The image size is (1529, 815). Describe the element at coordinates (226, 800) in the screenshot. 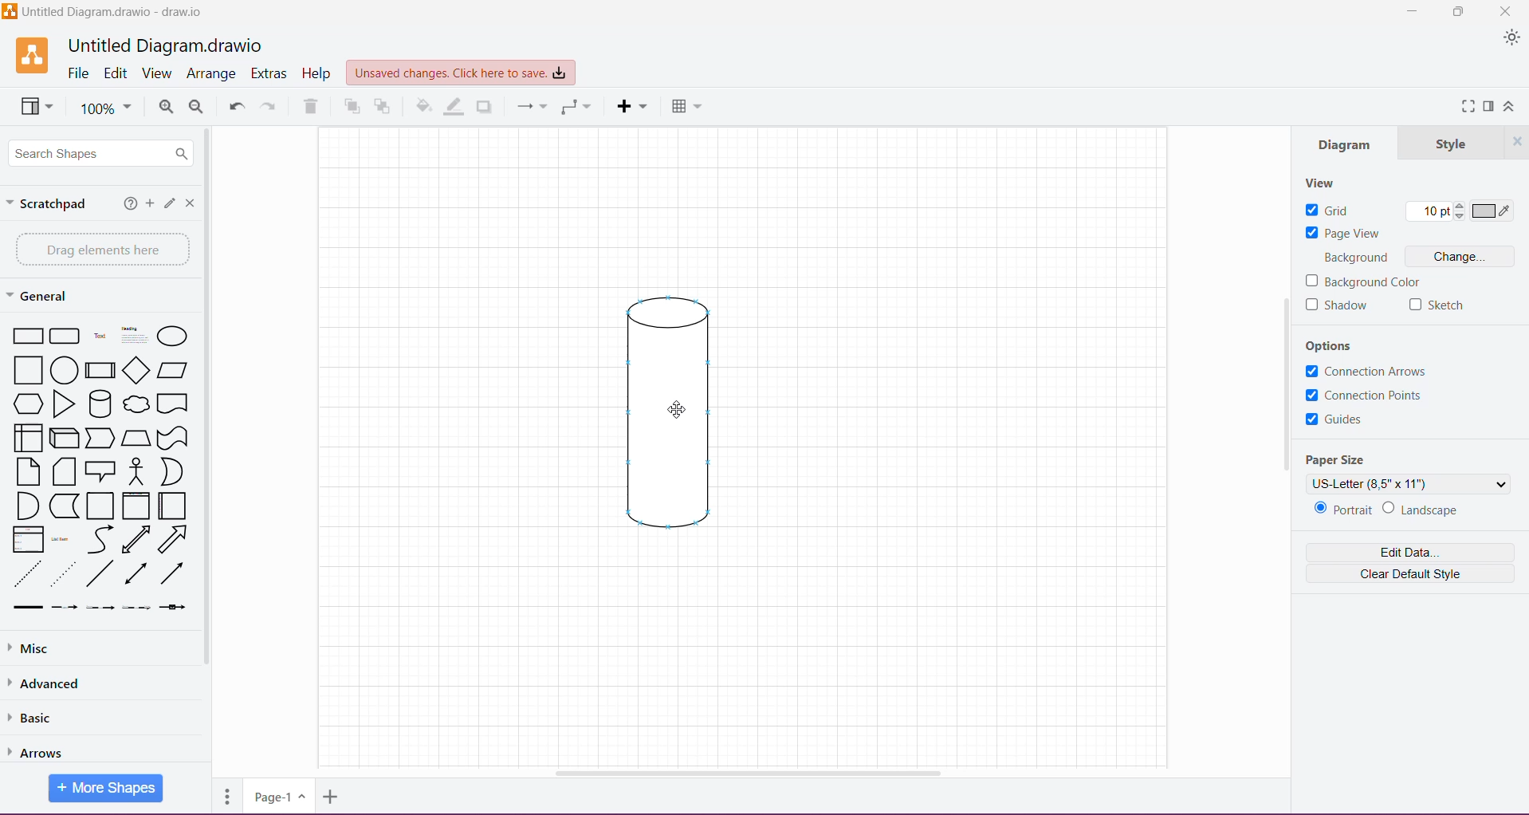

I see `Pages` at that location.